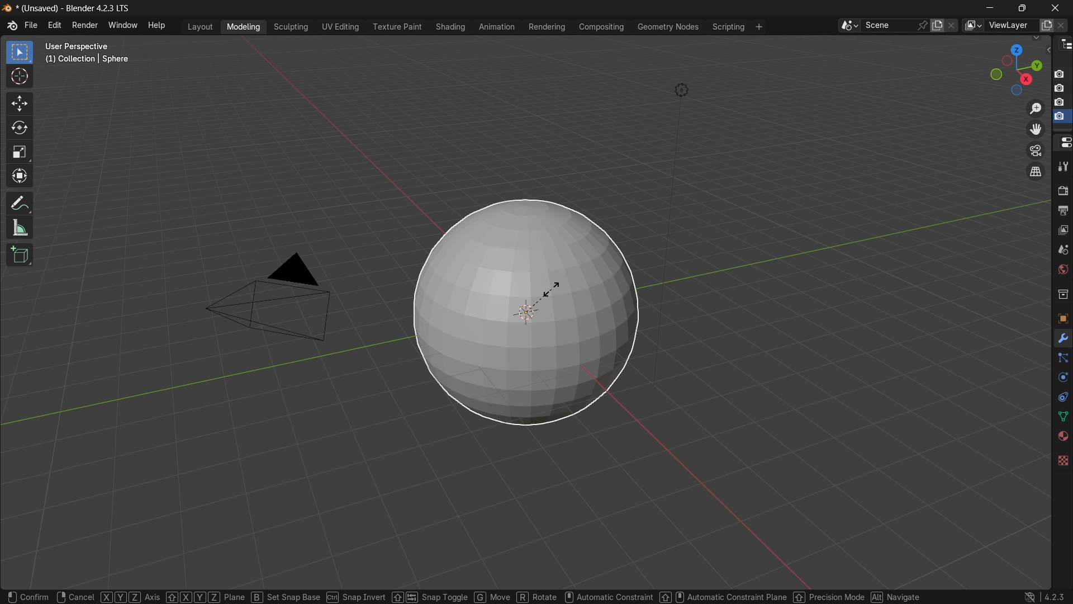 The height and width of the screenshot is (604, 1073). I want to click on texture paint menu, so click(397, 27).